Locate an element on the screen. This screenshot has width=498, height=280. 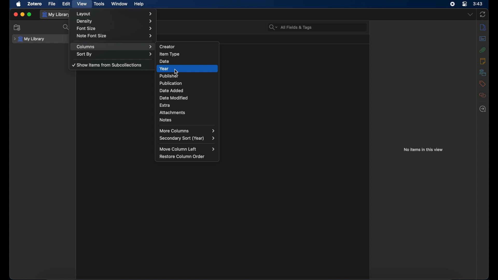
note font size is located at coordinates (115, 36).